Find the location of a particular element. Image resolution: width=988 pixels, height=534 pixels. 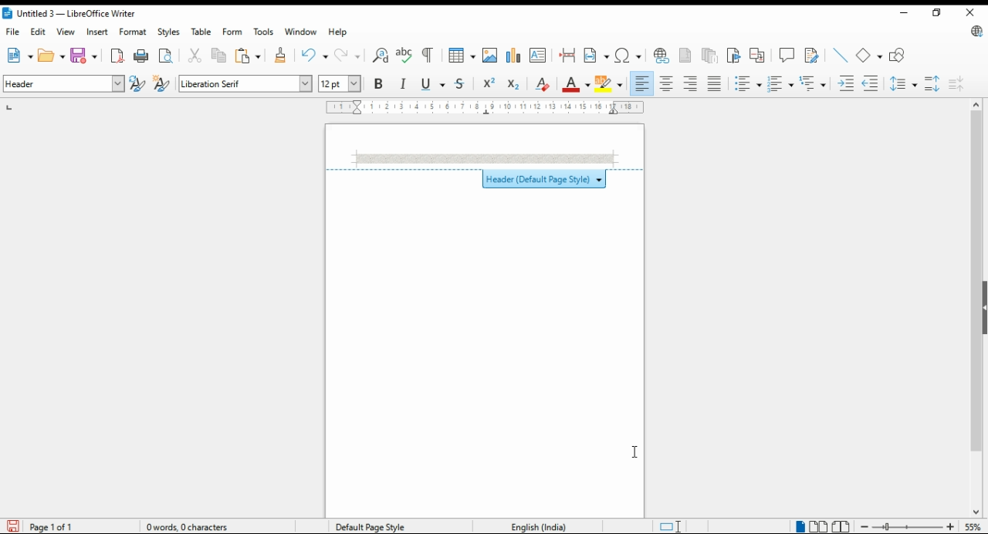

insert bookmark is located at coordinates (735, 56).